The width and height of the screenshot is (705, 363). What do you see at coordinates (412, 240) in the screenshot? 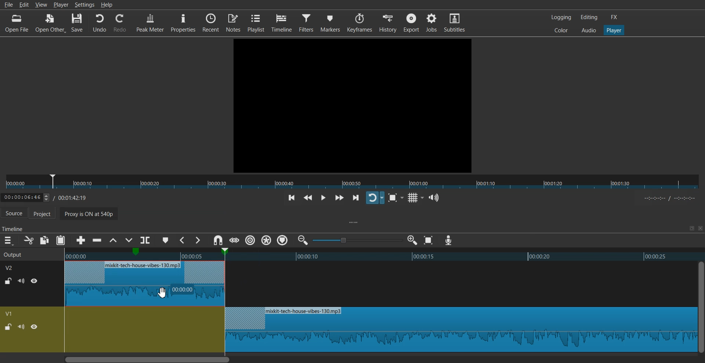
I see `Zoom timeline in` at bounding box center [412, 240].